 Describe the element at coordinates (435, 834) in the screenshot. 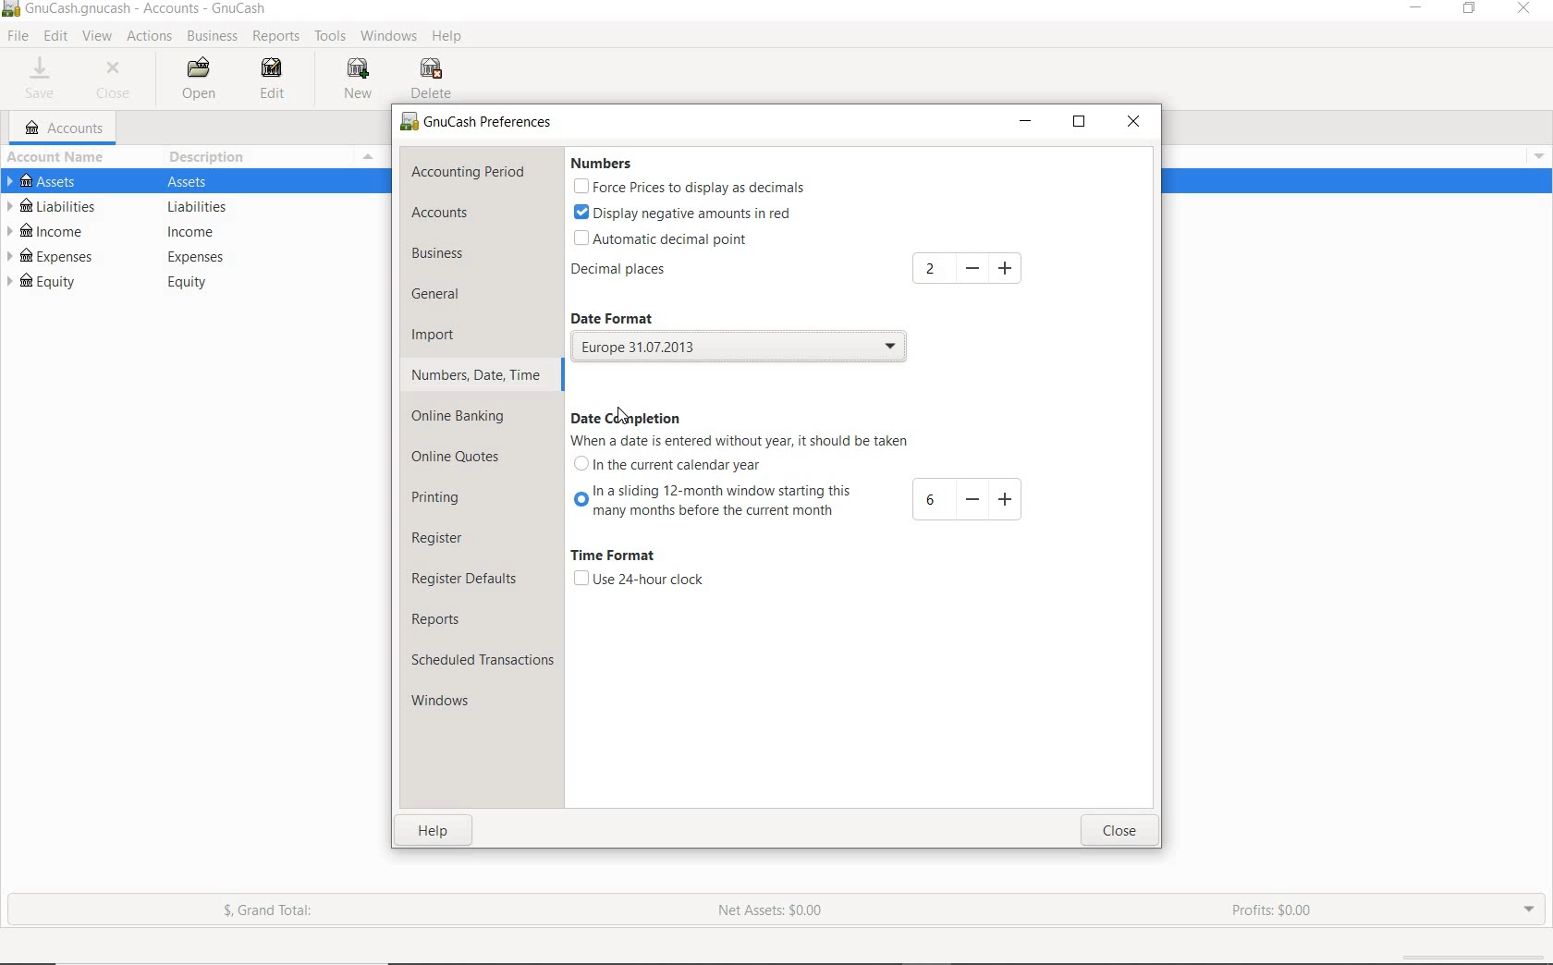

I see `help` at that location.